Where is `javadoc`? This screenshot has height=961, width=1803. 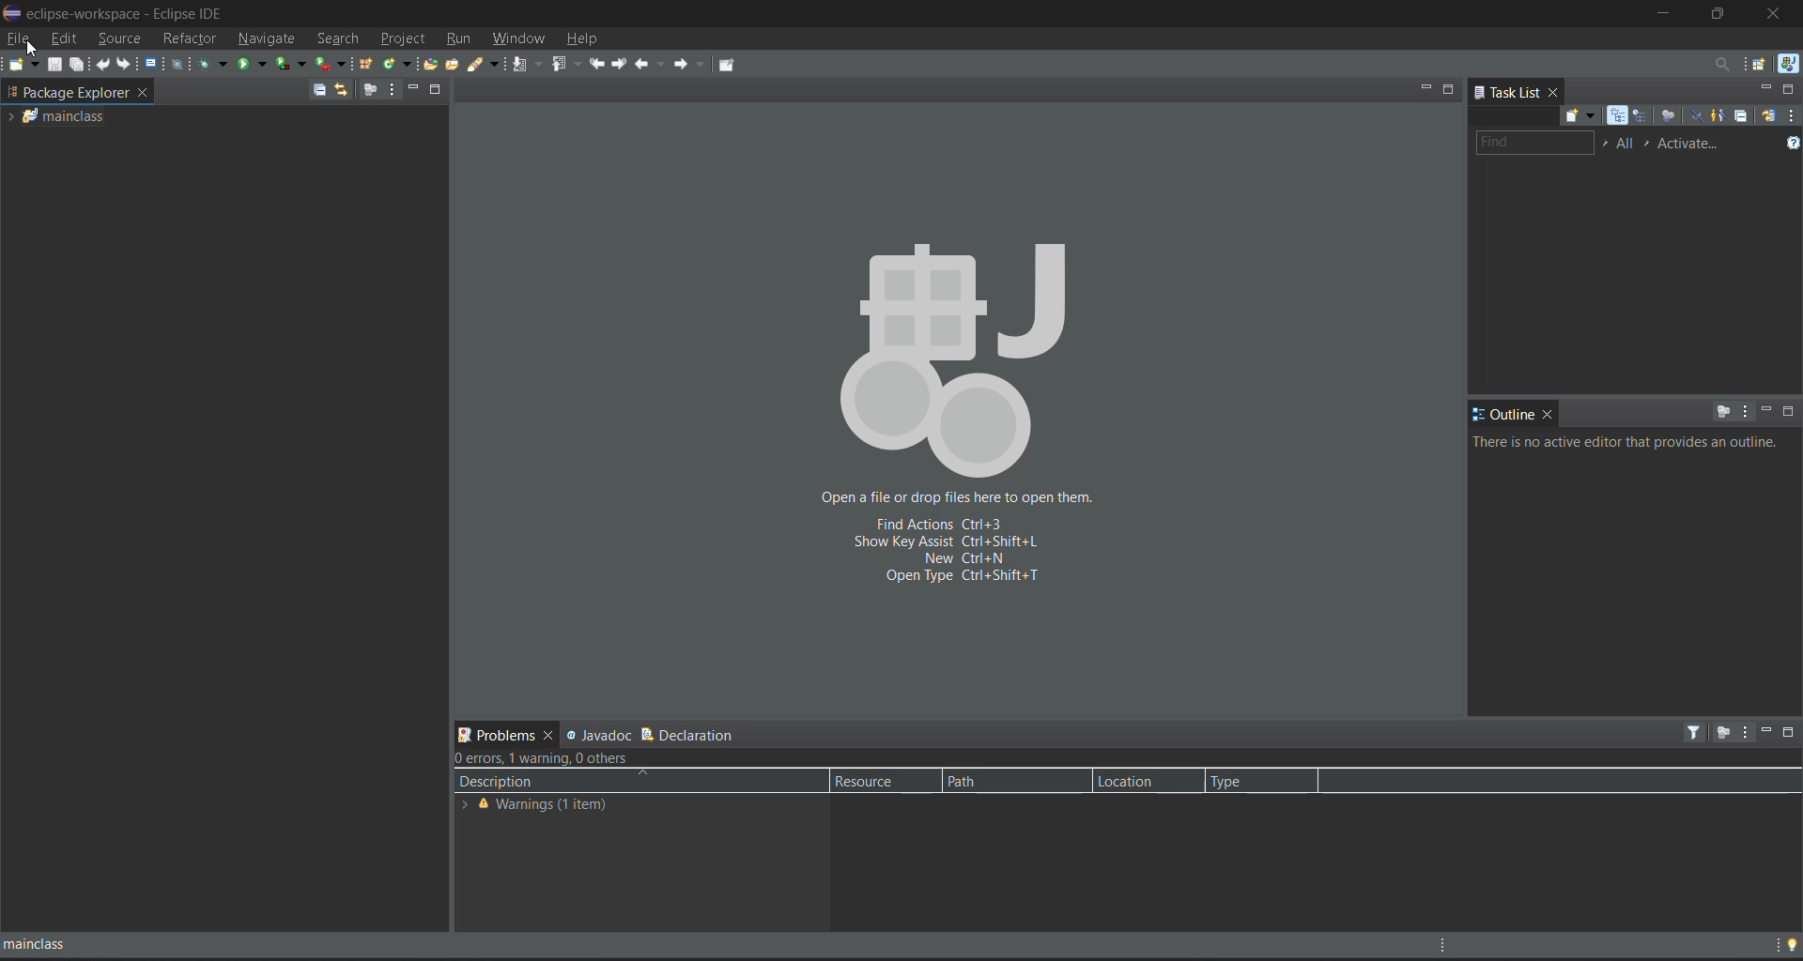 javadoc is located at coordinates (601, 734).